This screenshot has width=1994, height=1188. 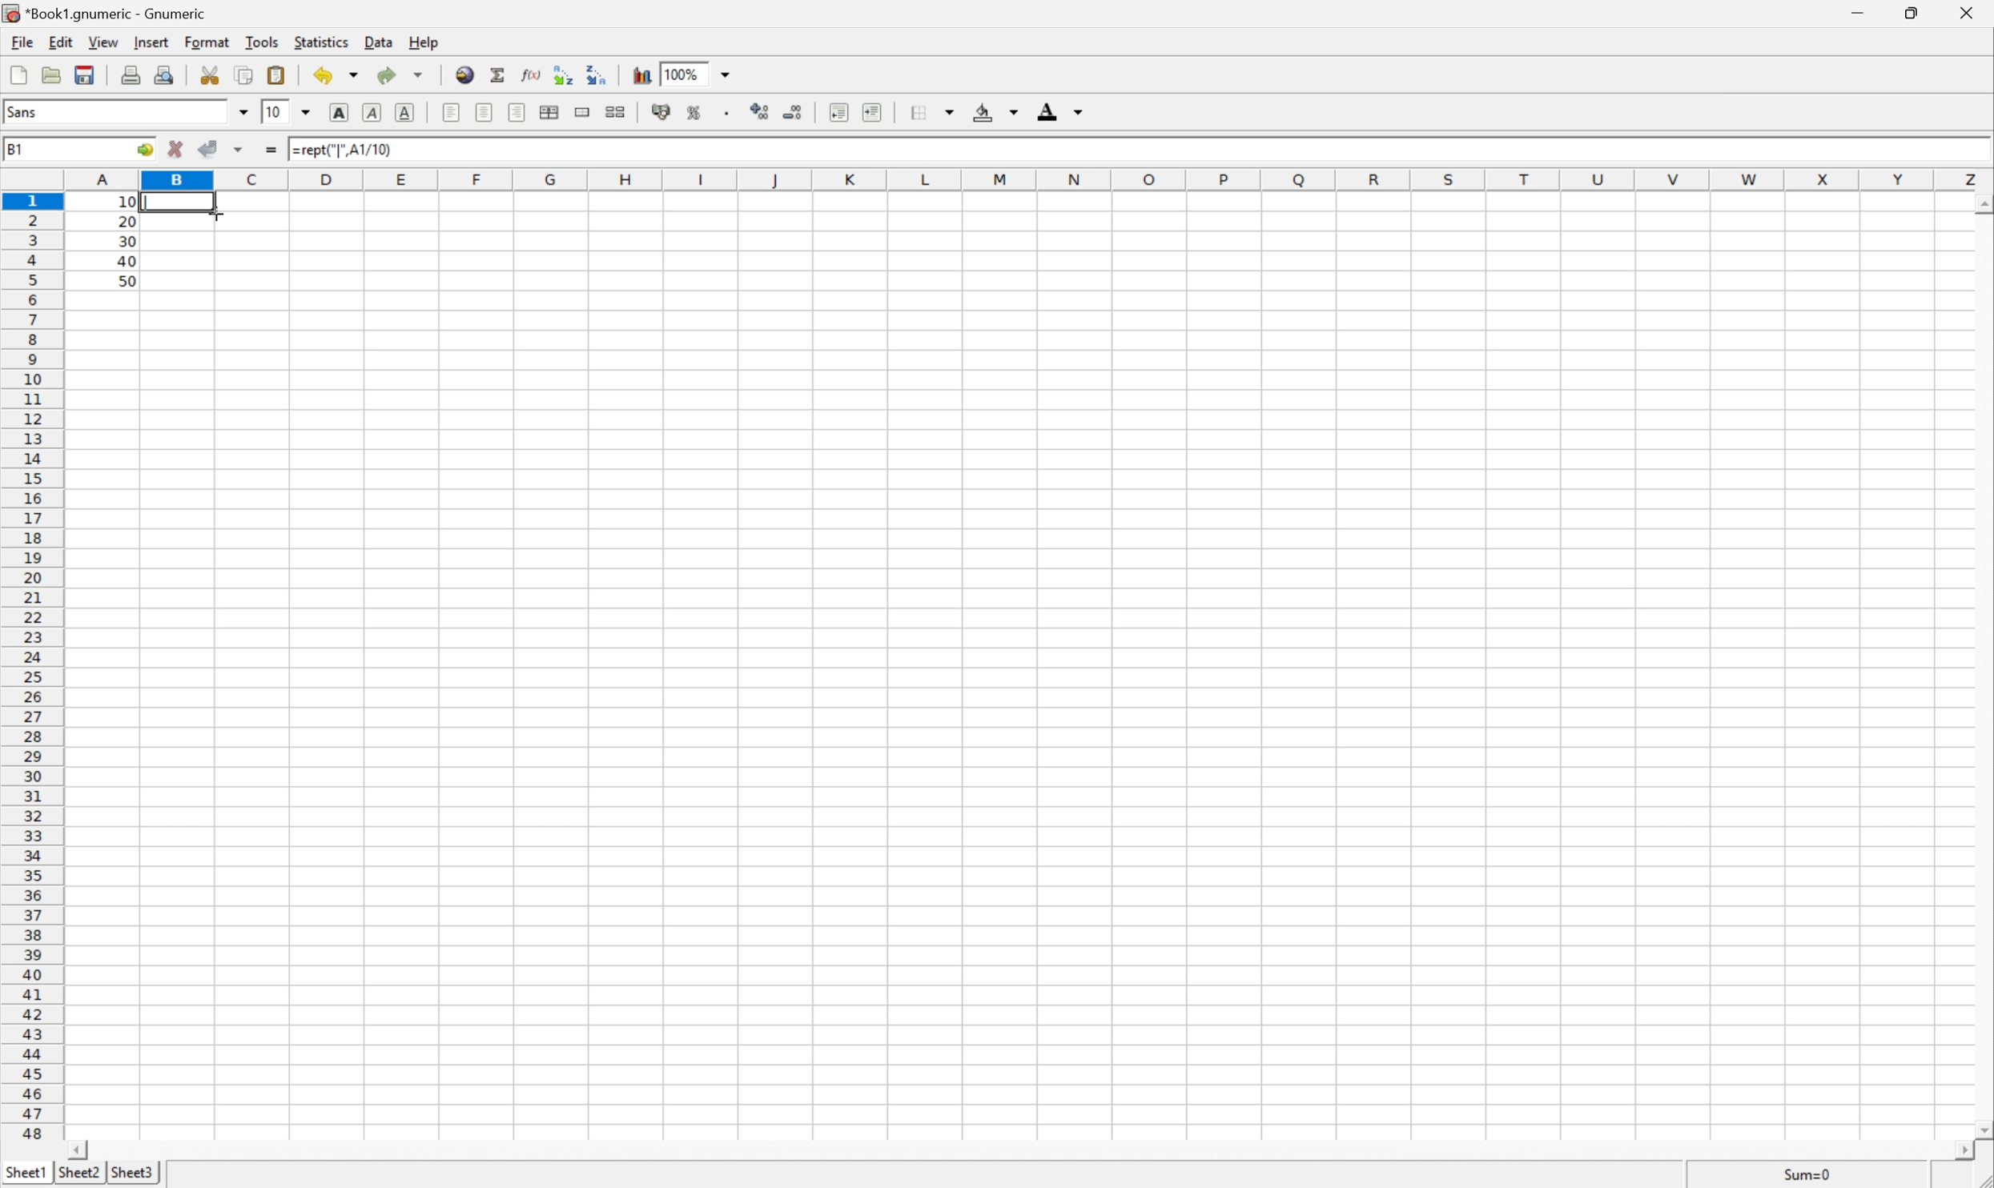 What do you see at coordinates (421, 42) in the screenshot?
I see `Help` at bounding box center [421, 42].